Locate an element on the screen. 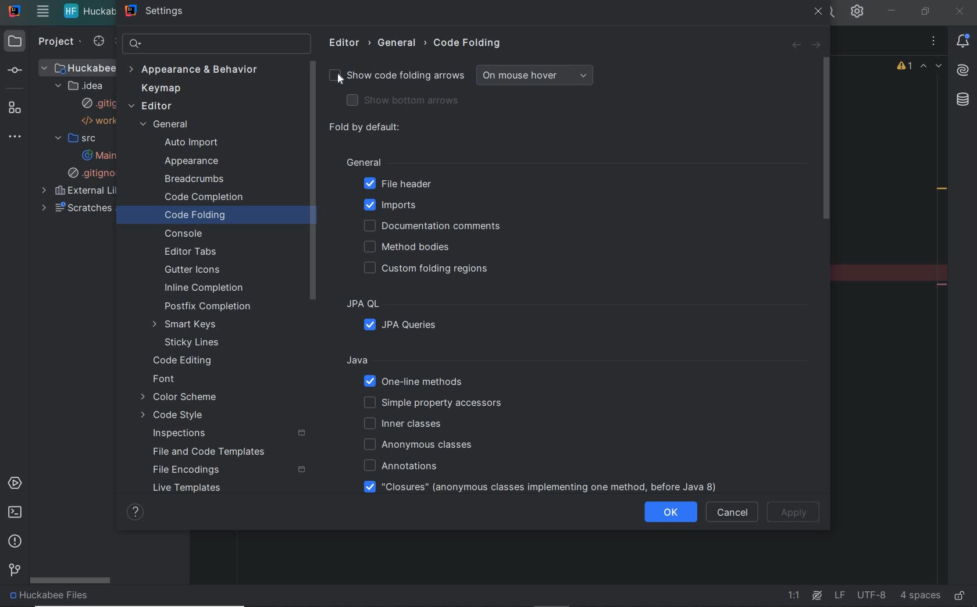 The width and height of the screenshot is (977, 607). file and code templates is located at coordinates (209, 451).